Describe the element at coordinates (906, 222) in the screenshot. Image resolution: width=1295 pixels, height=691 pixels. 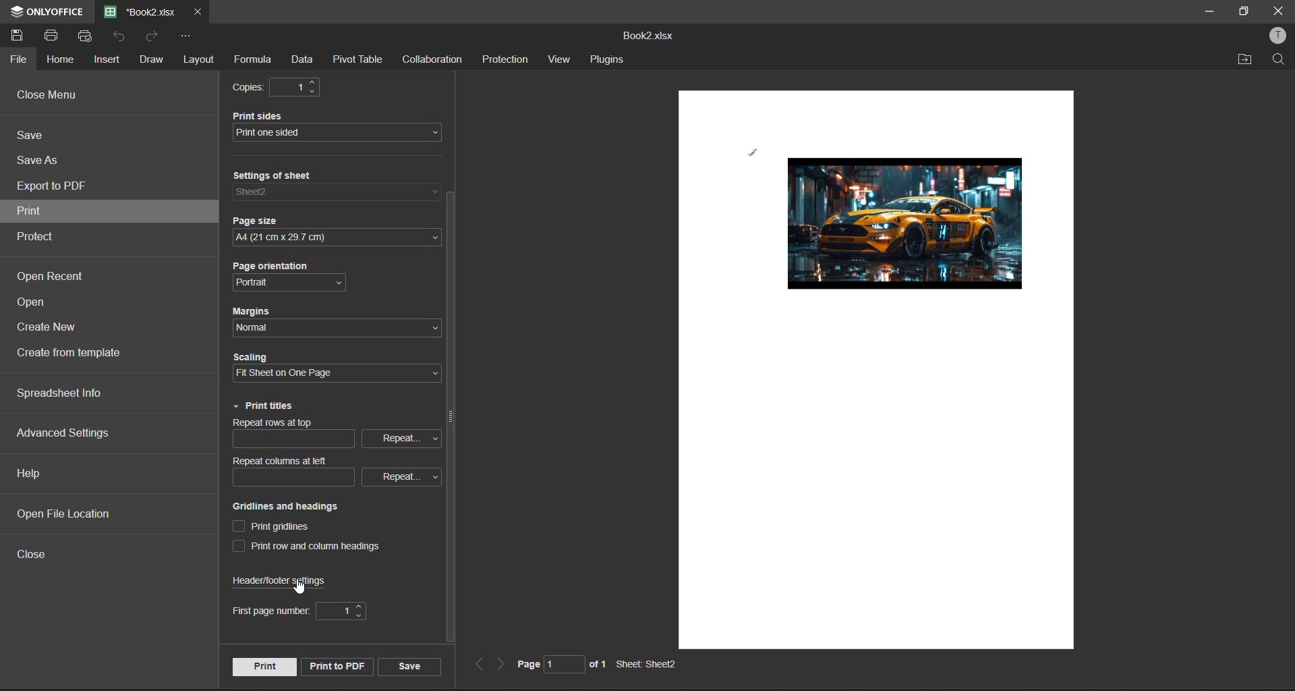
I see `picture` at that location.